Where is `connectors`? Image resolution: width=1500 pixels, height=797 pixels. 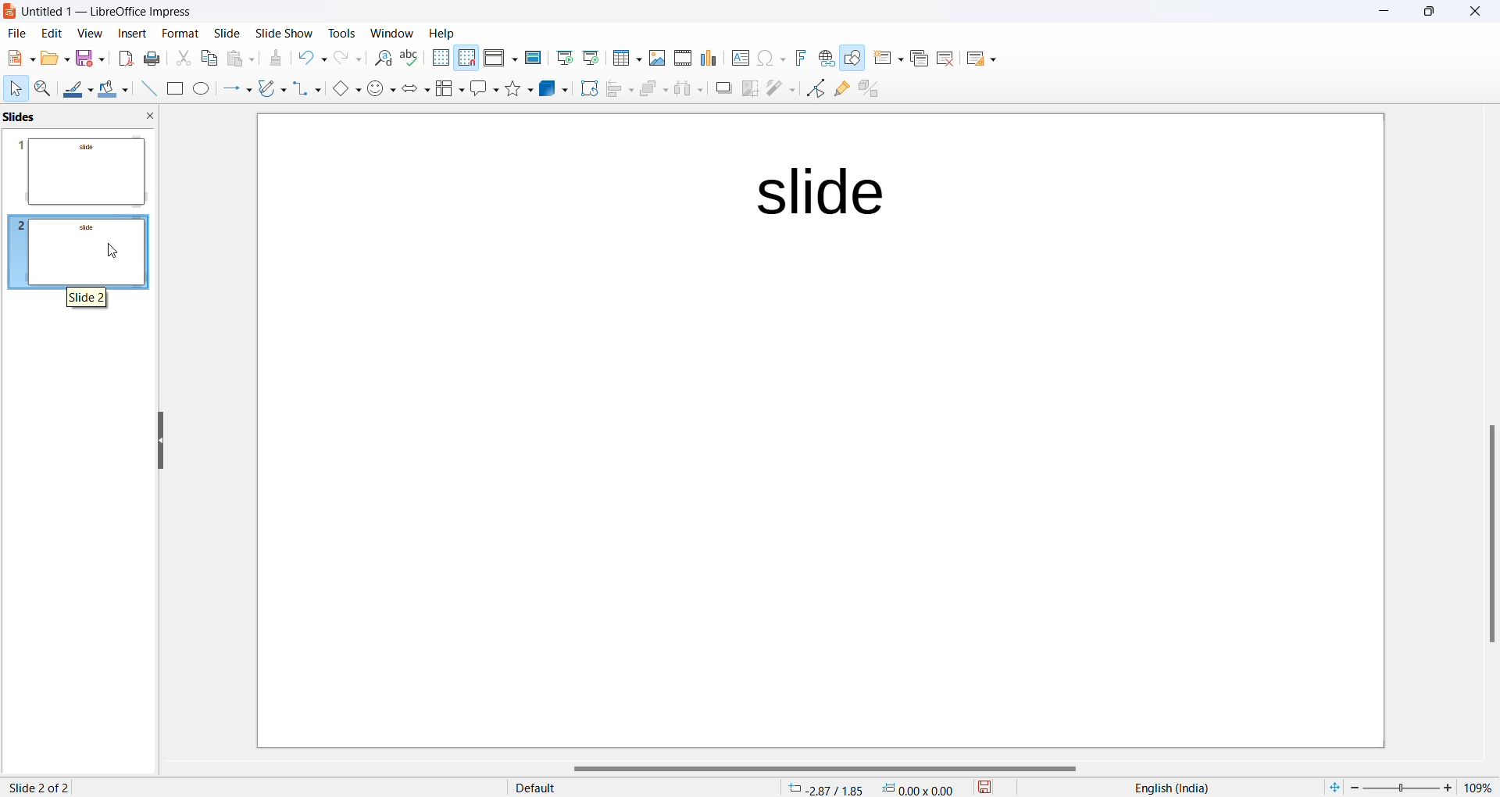 connectors is located at coordinates (304, 89).